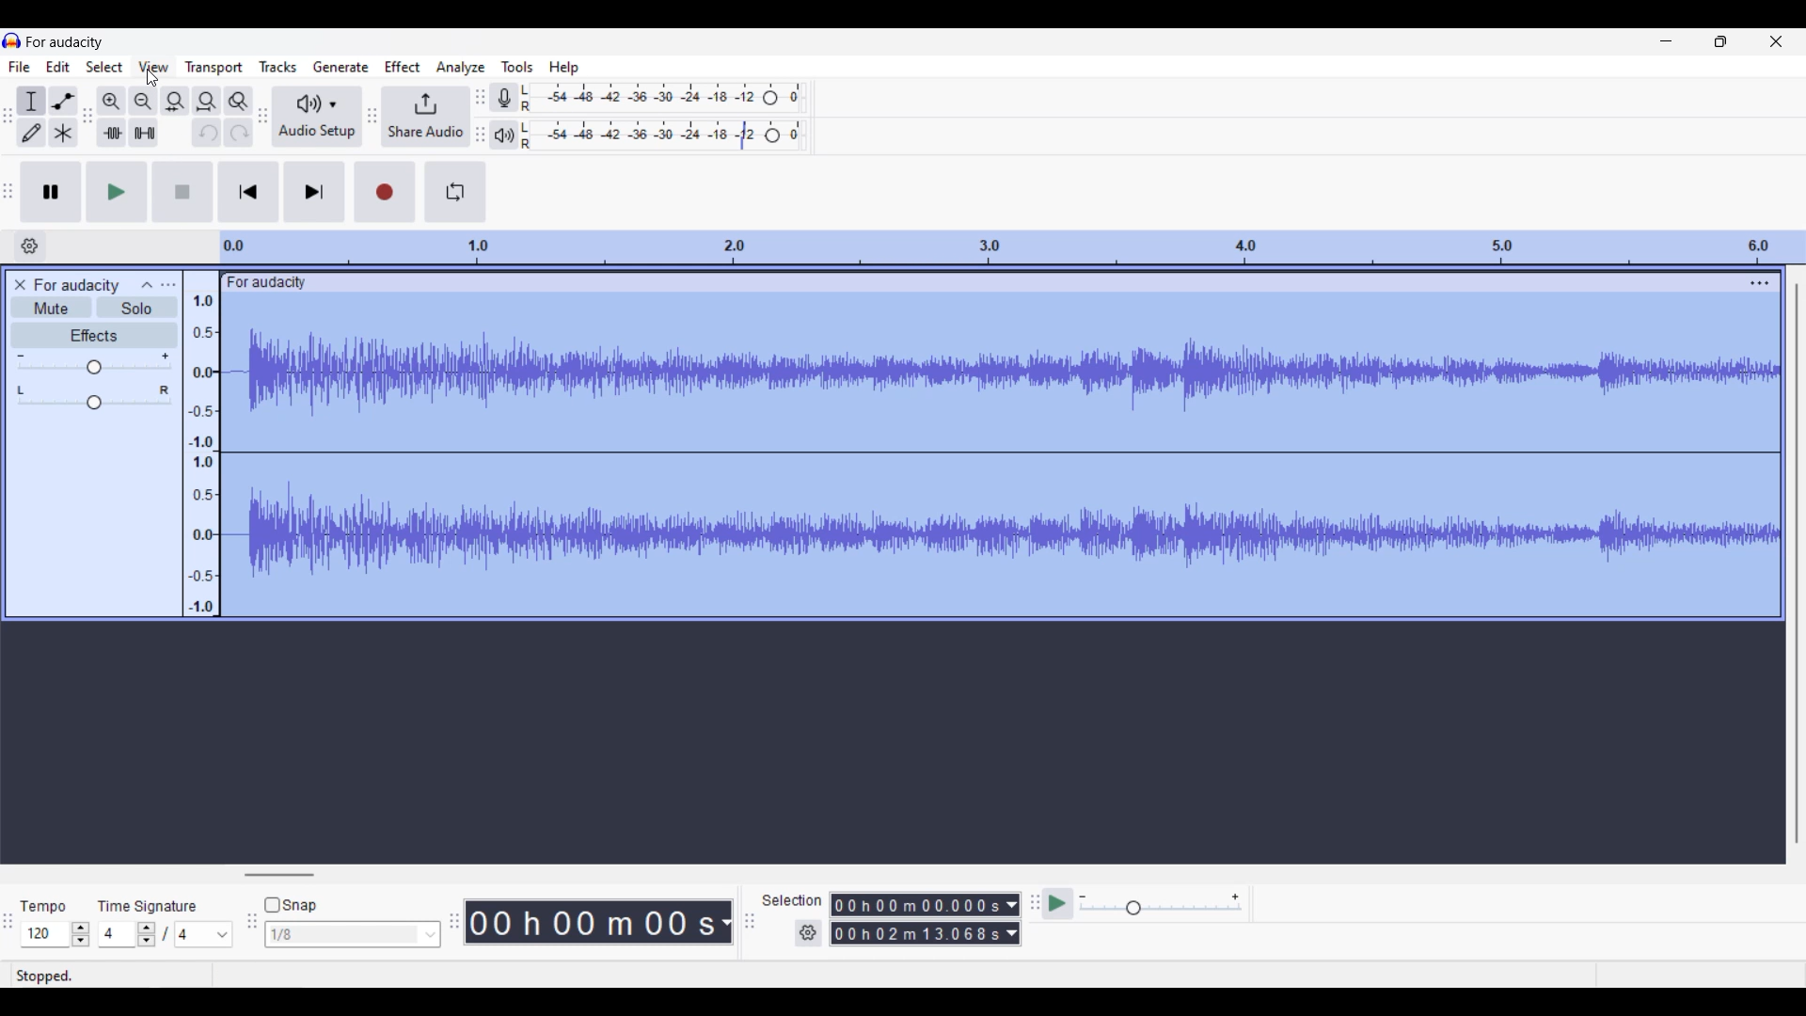 The height and width of the screenshot is (1016, 1806). What do you see at coordinates (726, 922) in the screenshot?
I see `Duration measurement` at bounding box center [726, 922].